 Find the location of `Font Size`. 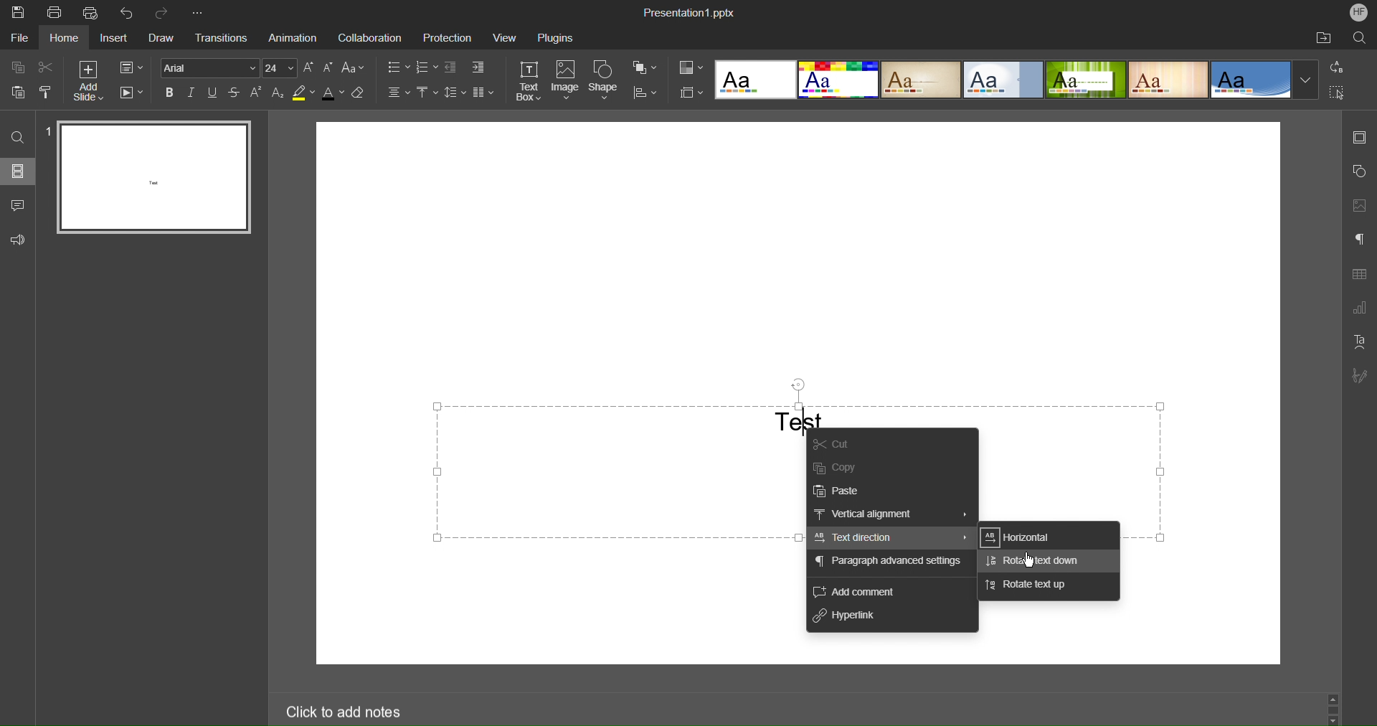

Font Size is located at coordinates (280, 68).